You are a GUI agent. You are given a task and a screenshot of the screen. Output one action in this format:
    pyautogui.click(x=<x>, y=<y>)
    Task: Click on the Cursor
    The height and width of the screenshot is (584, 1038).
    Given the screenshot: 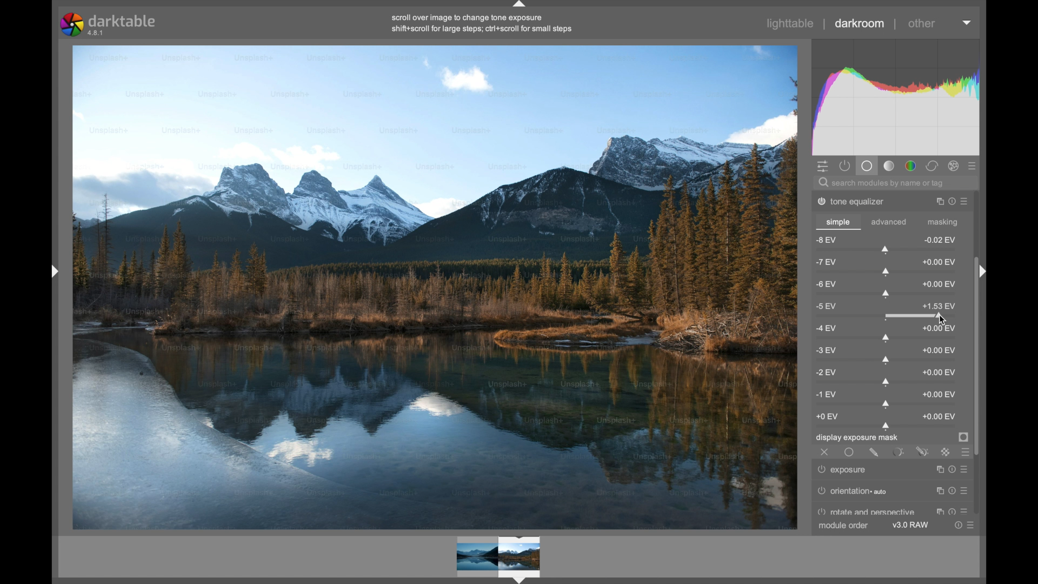 What is the action you would take?
    pyautogui.click(x=941, y=322)
    